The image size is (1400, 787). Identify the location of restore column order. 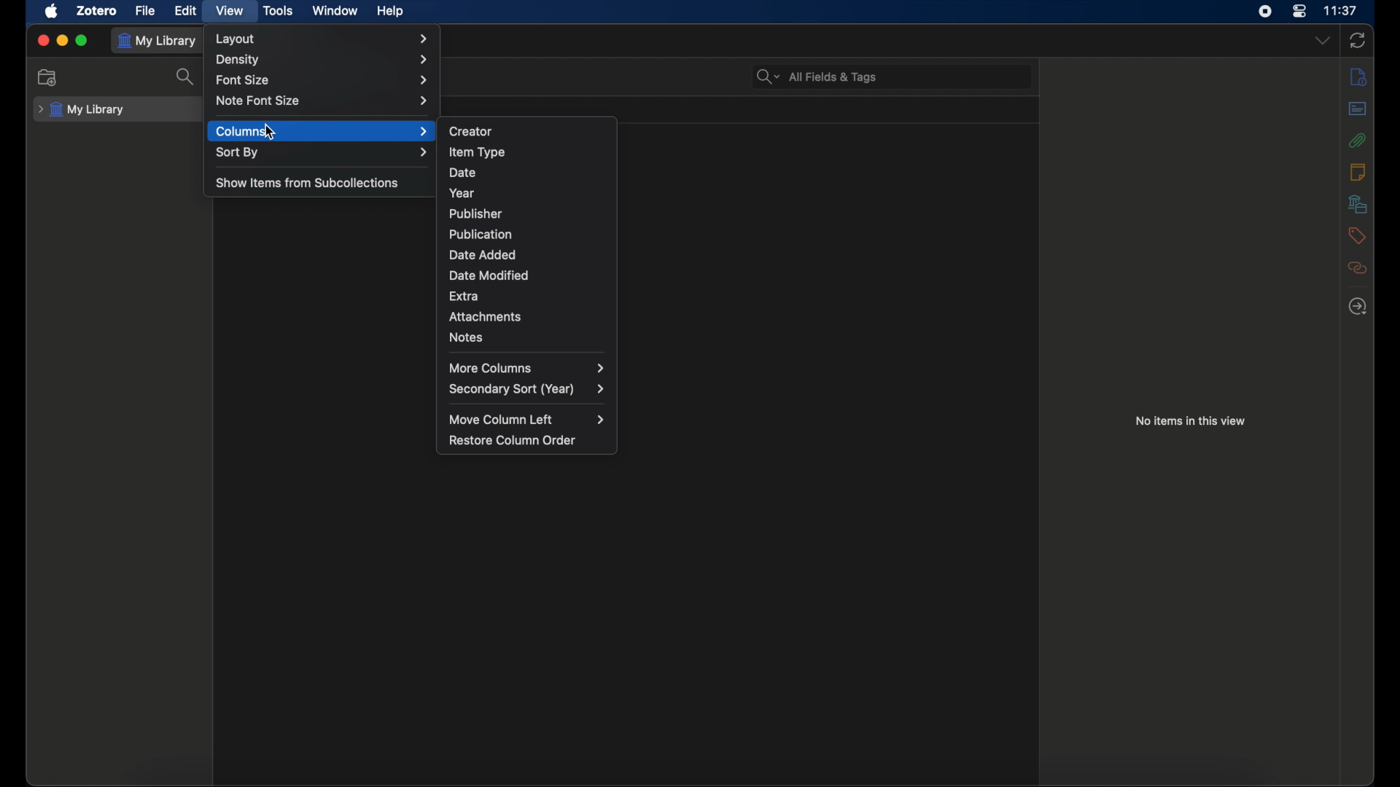
(513, 440).